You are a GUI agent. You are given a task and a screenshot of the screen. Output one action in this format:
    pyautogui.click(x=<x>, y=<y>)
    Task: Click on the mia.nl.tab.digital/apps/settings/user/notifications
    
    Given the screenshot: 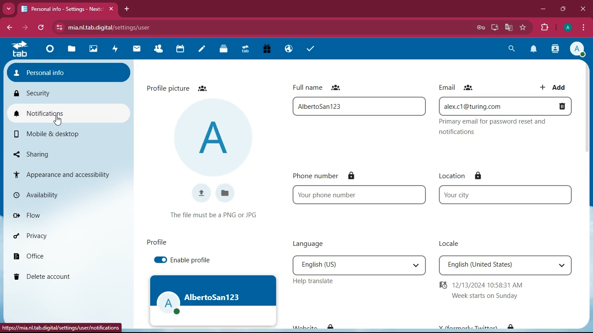 What is the action you would take?
    pyautogui.click(x=60, y=327)
    